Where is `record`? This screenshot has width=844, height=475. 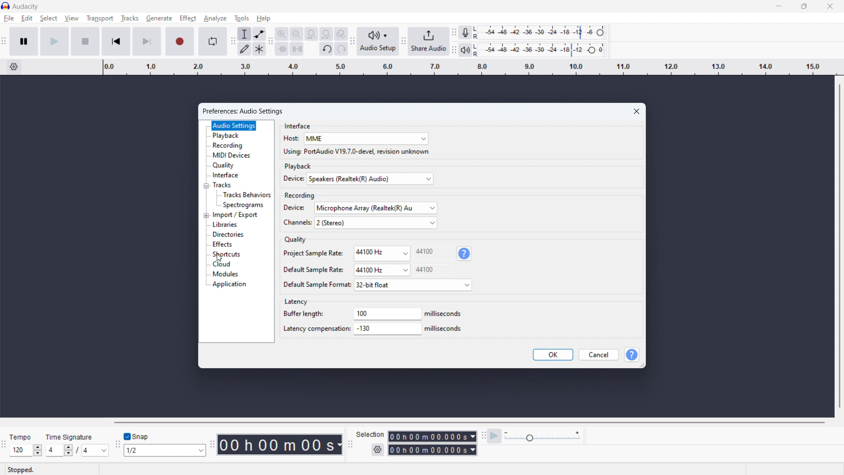 record is located at coordinates (180, 41).